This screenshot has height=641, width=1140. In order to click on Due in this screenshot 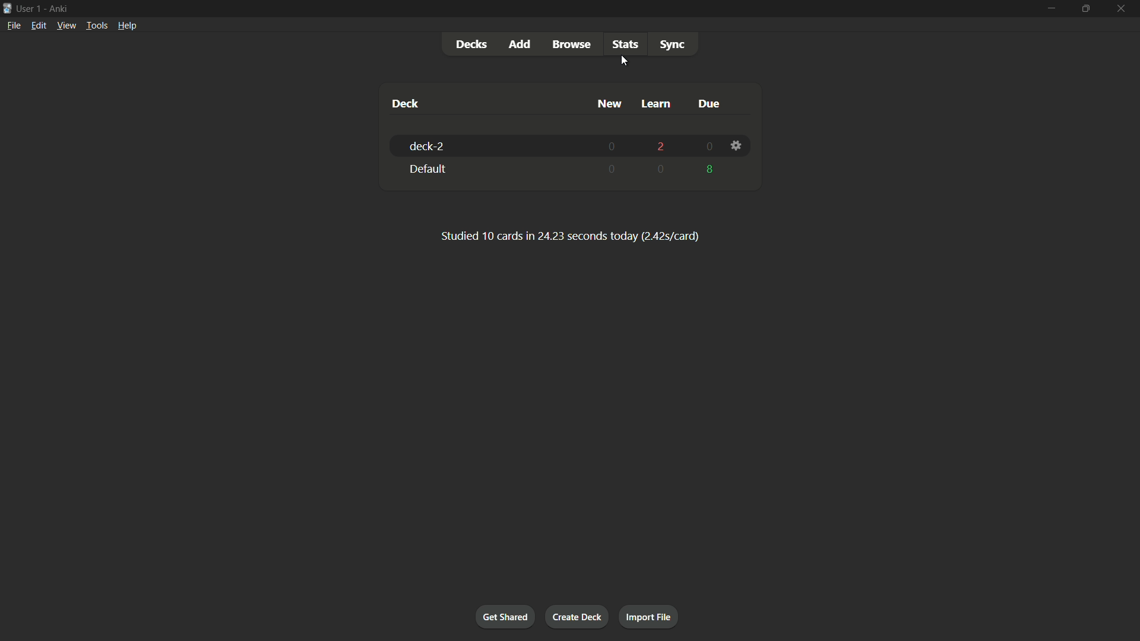, I will do `click(711, 101)`.